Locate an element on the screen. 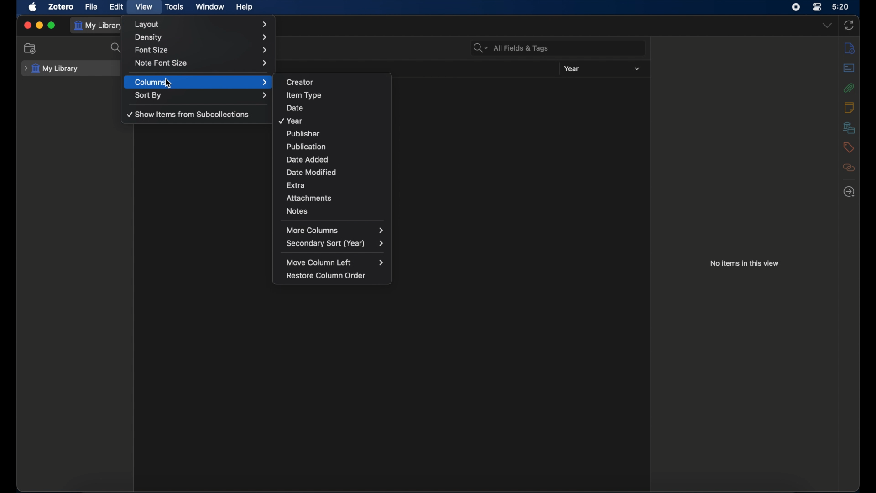  file is located at coordinates (91, 7).